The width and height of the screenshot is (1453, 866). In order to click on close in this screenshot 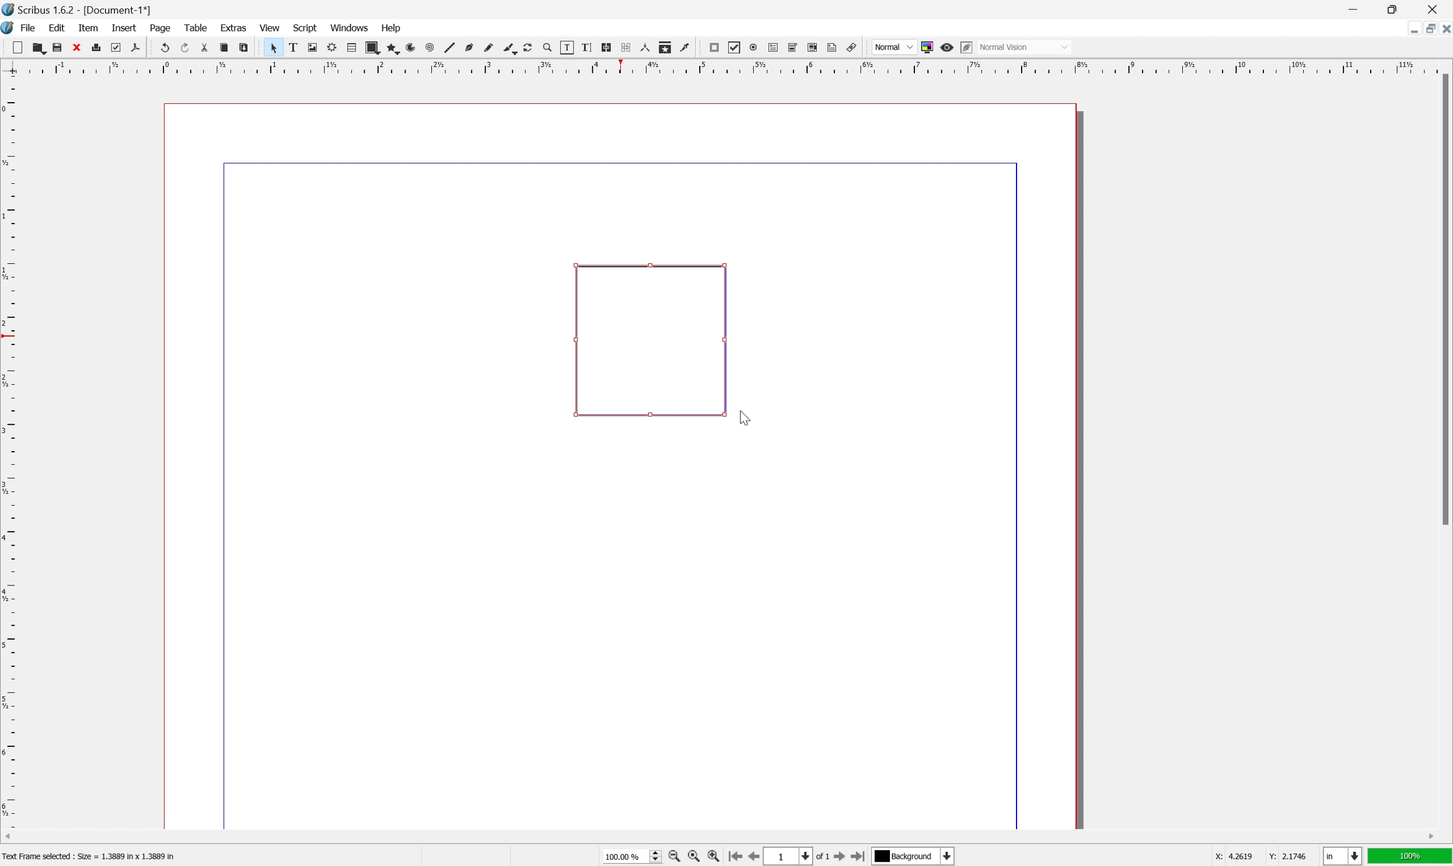, I will do `click(1433, 9)`.